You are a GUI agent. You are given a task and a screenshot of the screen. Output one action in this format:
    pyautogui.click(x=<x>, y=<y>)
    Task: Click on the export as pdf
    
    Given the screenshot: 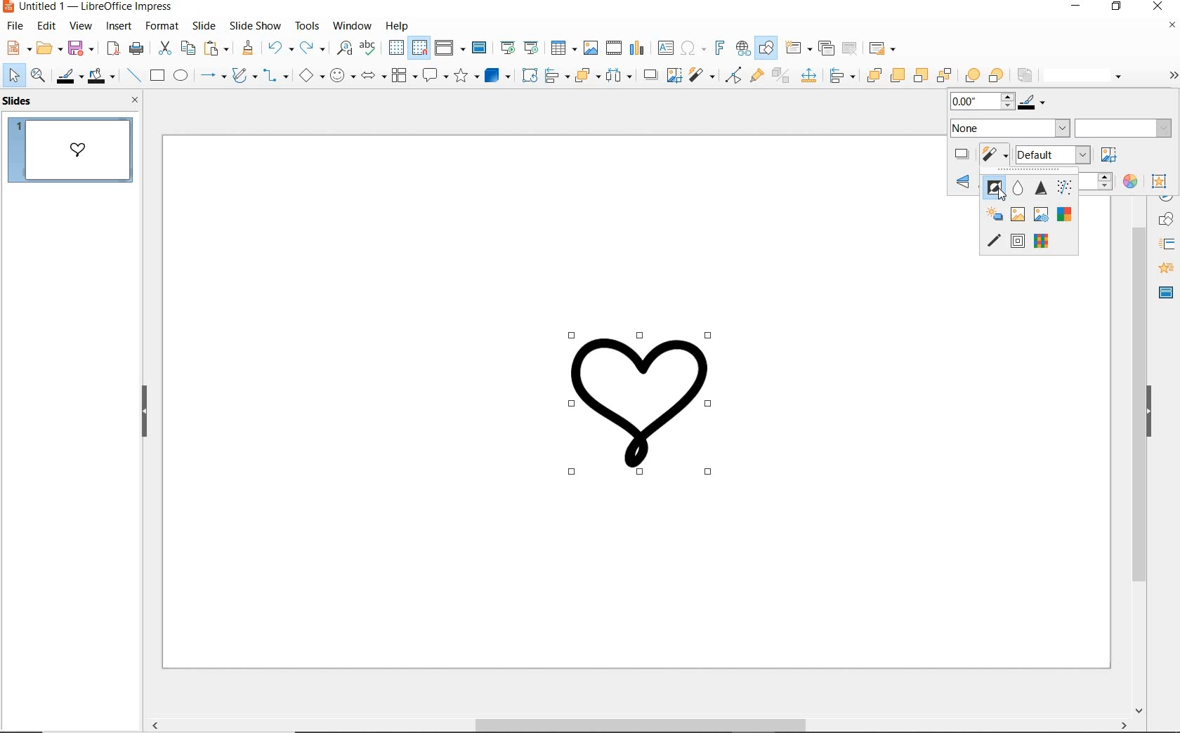 What is the action you would take?
    pyautogui.click(x=113, y=48)
    